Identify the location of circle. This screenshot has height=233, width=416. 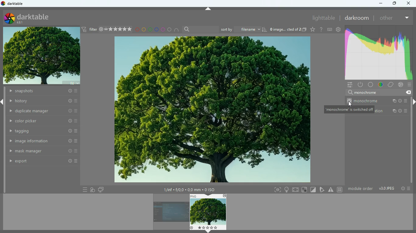
(170, 30).